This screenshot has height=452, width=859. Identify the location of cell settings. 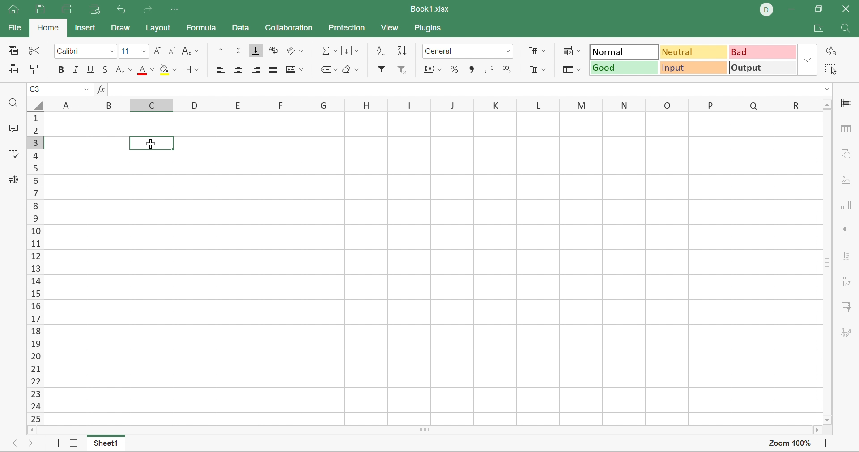
(847, 104).